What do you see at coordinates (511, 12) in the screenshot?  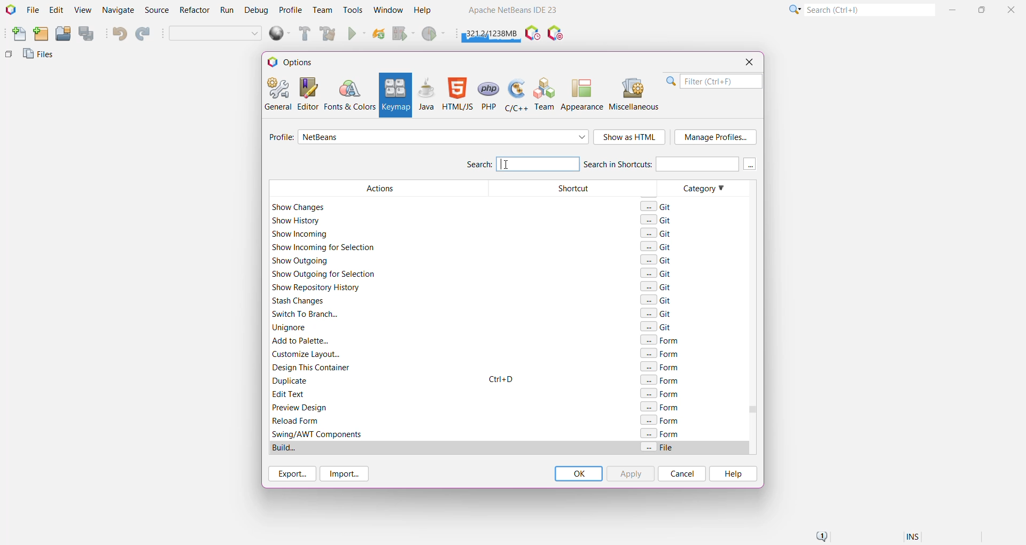 I see `Application name and Version` at bounding box center [511, 12].